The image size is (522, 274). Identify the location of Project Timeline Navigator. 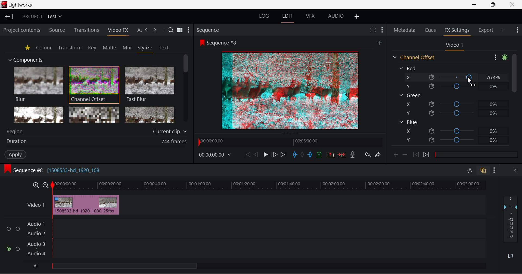
(290, 142).